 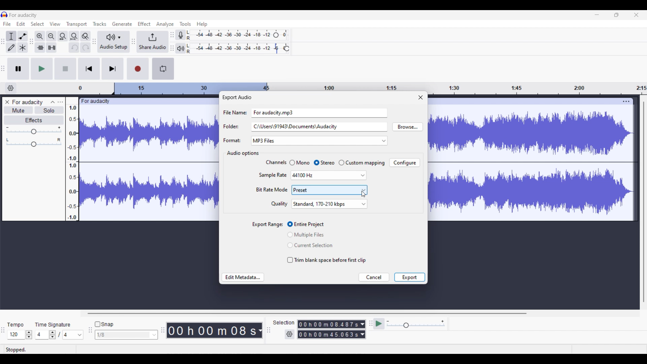 What do you see at coordinates (636, 15) in the screenshot?
I see `Close interface` at bounding box center [636, 15].